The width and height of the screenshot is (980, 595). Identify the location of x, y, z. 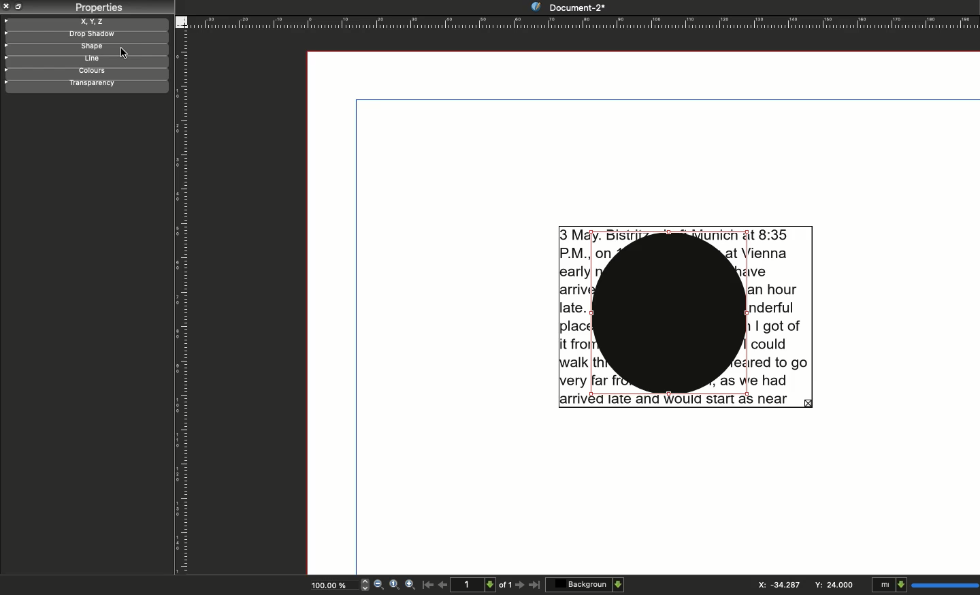
(99, 22).